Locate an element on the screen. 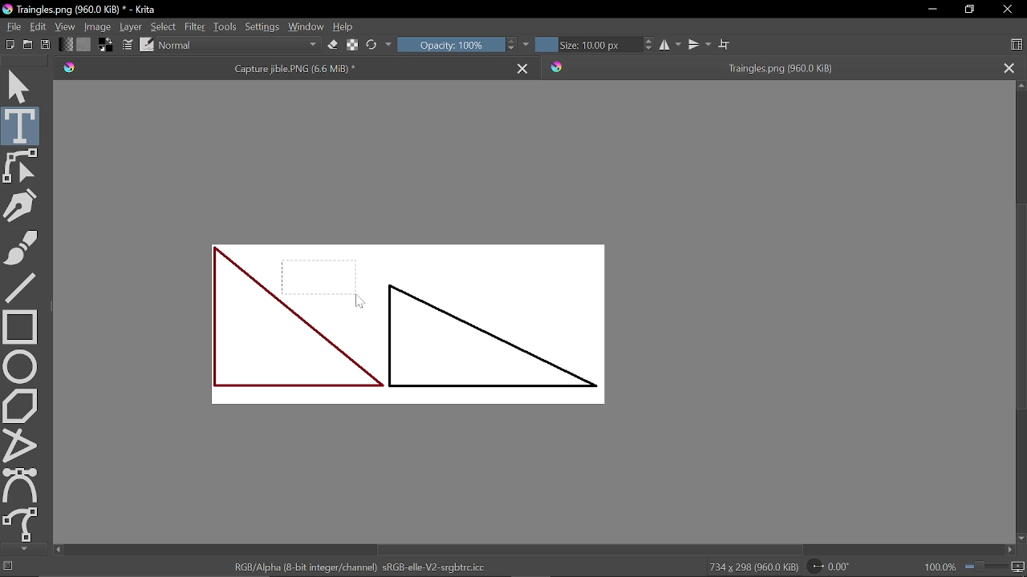 The image size is (1027, 577). View is located at coordinates (64, 26).